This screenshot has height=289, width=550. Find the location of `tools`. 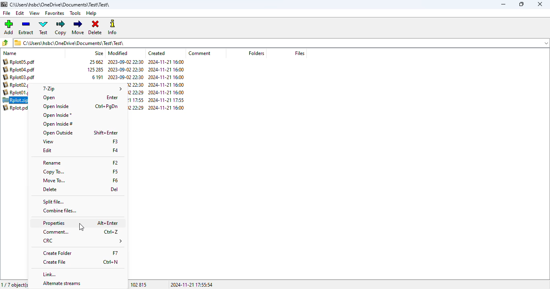

tools is located at coordinates (75, 13).